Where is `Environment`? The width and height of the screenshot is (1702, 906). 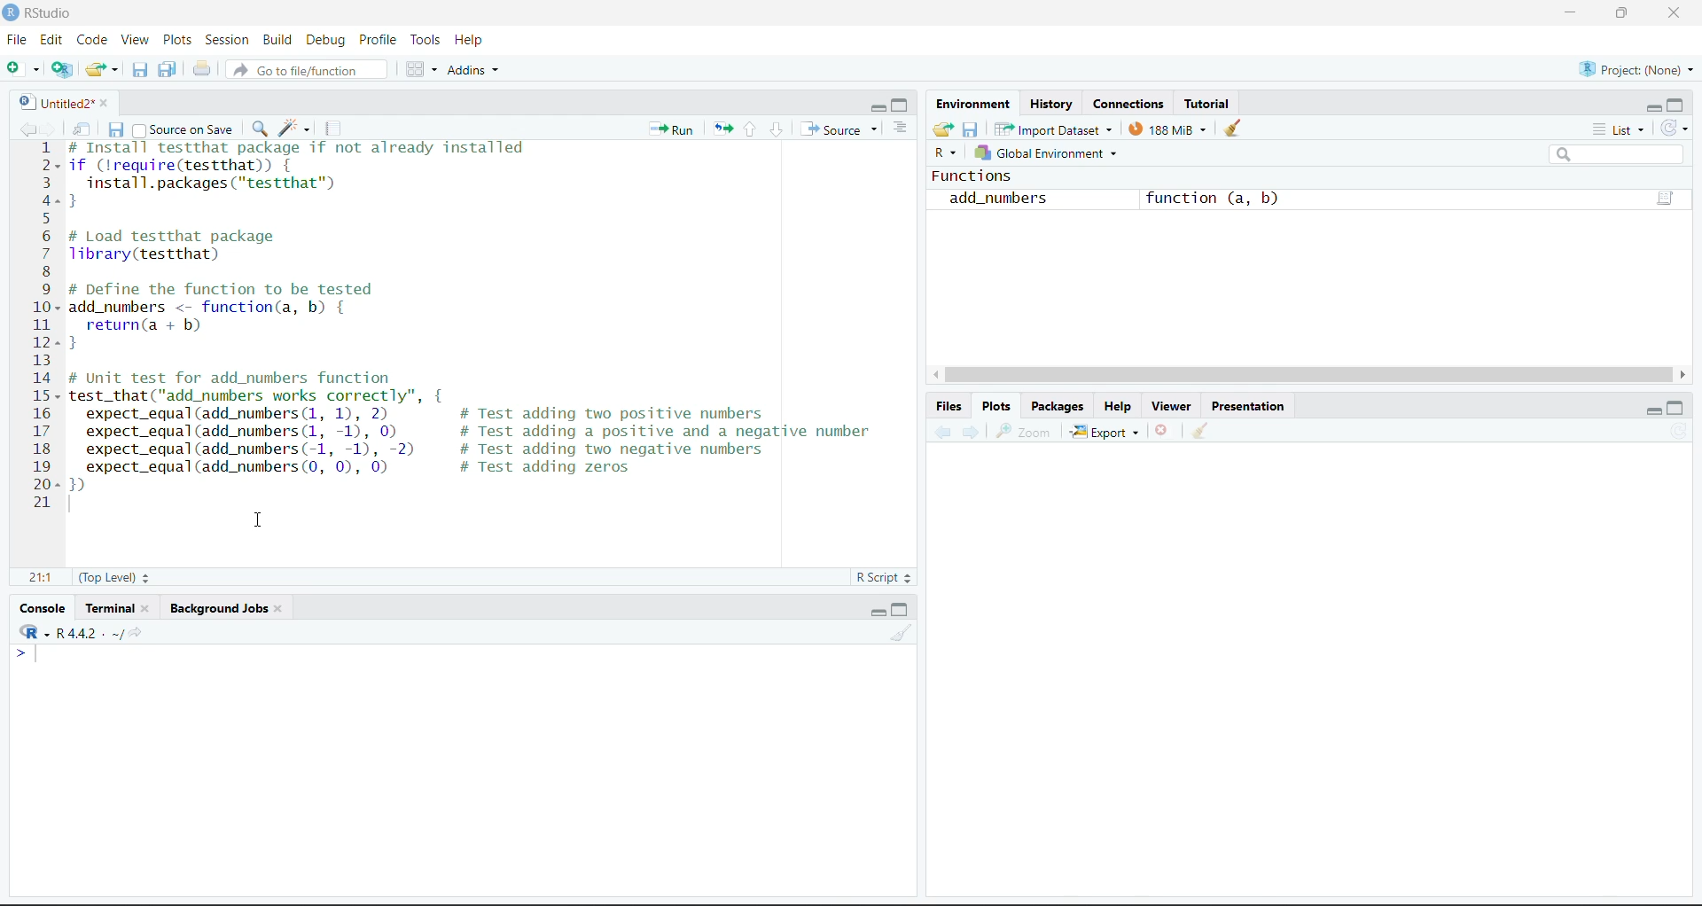
Environment is located at coordinates (972, 103).